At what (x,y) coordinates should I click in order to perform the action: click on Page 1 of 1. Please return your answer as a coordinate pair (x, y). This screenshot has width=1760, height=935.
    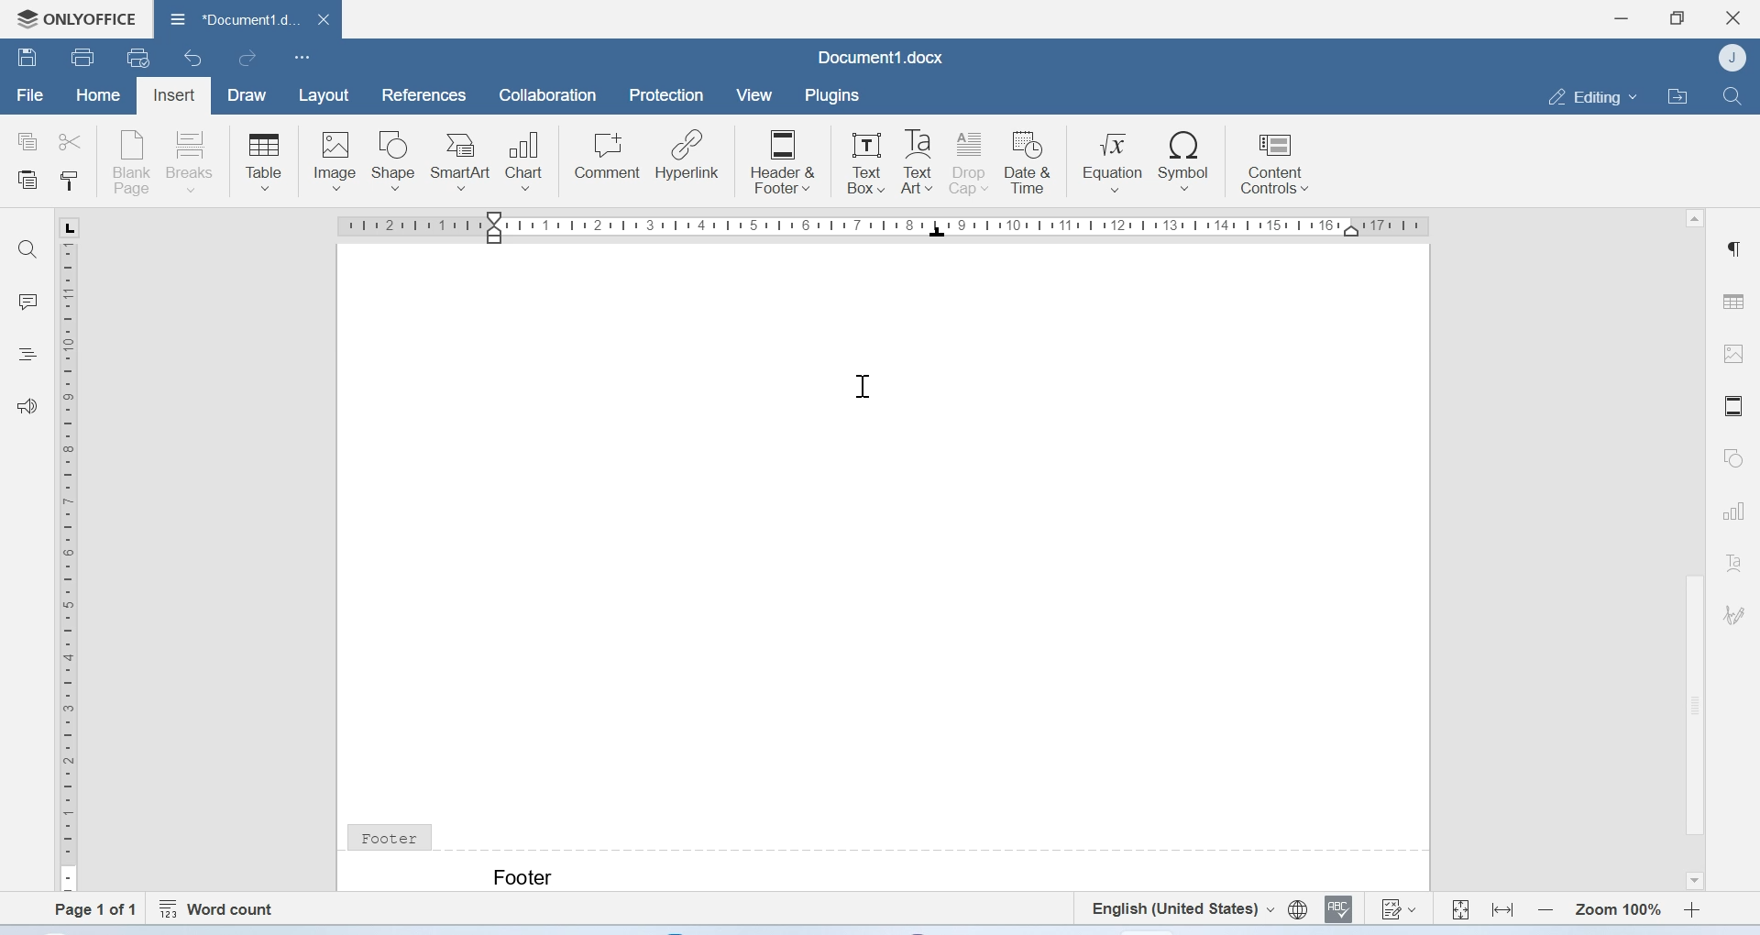
    Looking at the image, I should click on (86, 909).